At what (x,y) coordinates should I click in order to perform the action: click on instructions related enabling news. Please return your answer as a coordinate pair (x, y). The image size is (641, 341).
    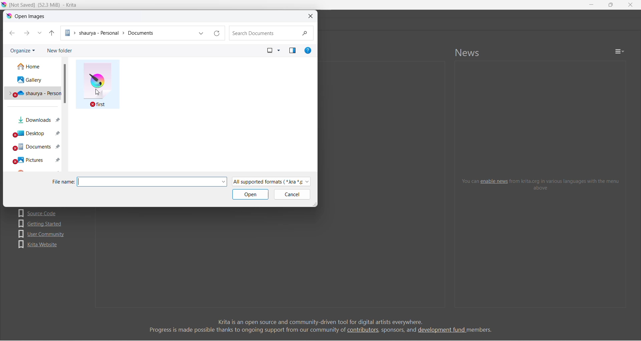
    Looking at the image, I should click on (541, 184).